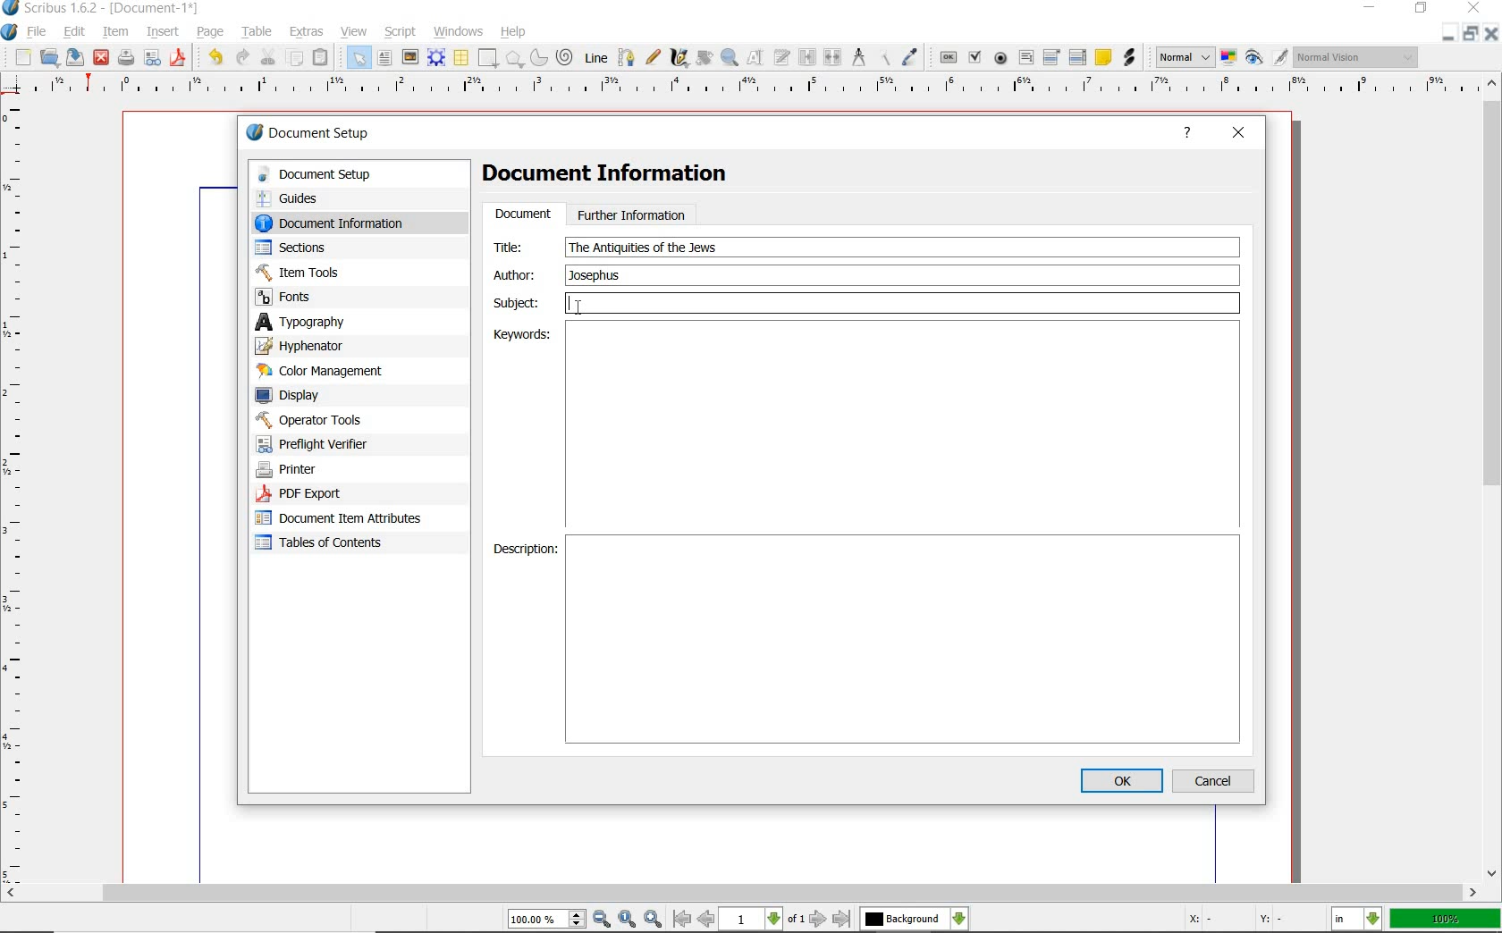 This screenshot has width=1502, height=933. Describe the element at coordinates (436, 58) in the screenshot. I see `render frame` at that location.